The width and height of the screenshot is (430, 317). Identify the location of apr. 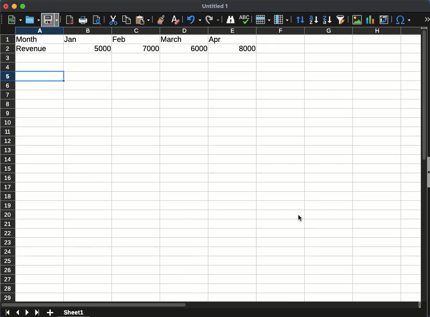
(215, 40).